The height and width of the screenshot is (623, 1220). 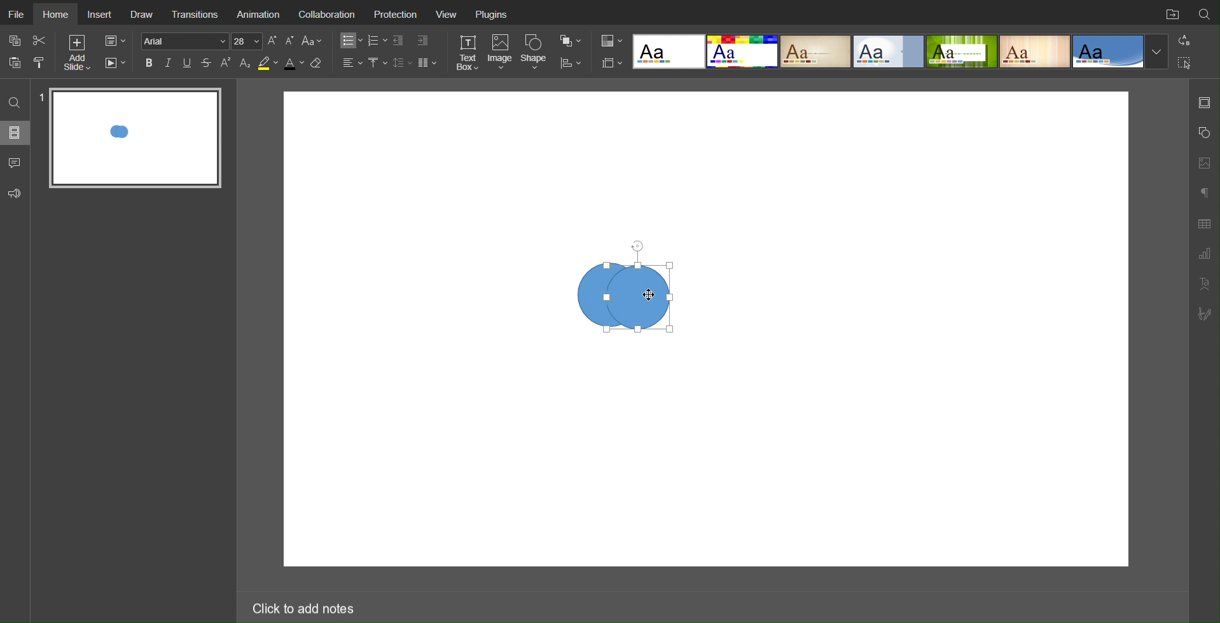 What do you see at coordinates (17, 13) in the screenshot?
I see `File` at bounding box center [17, 13].